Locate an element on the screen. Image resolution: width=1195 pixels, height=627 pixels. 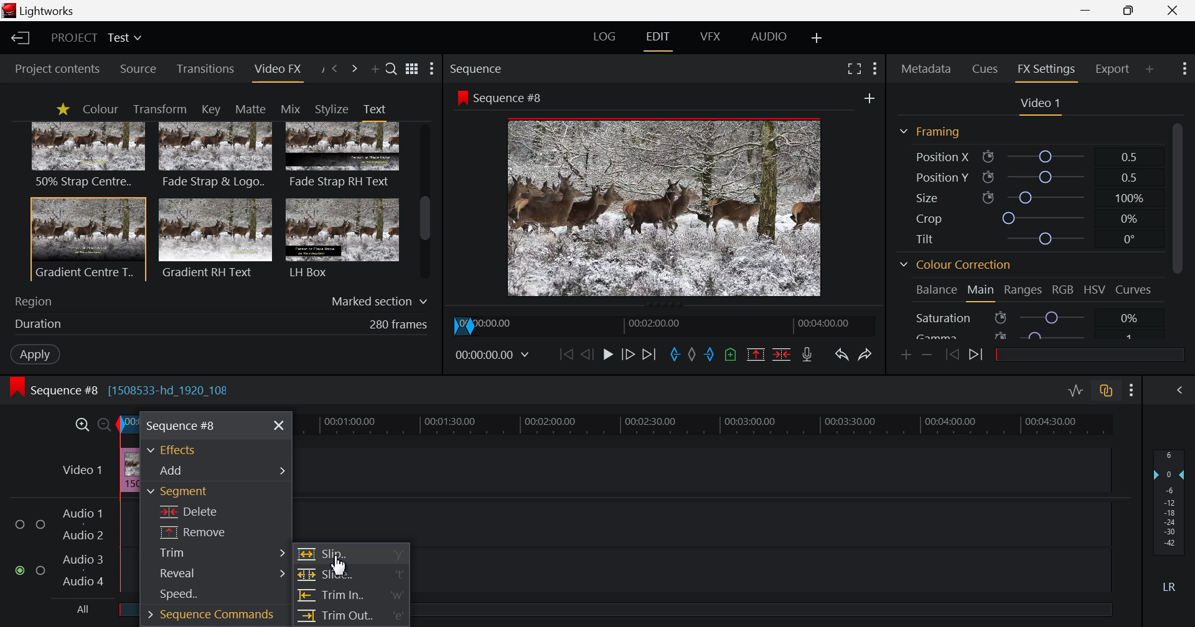
Redo is located at coordinates (867, 353).